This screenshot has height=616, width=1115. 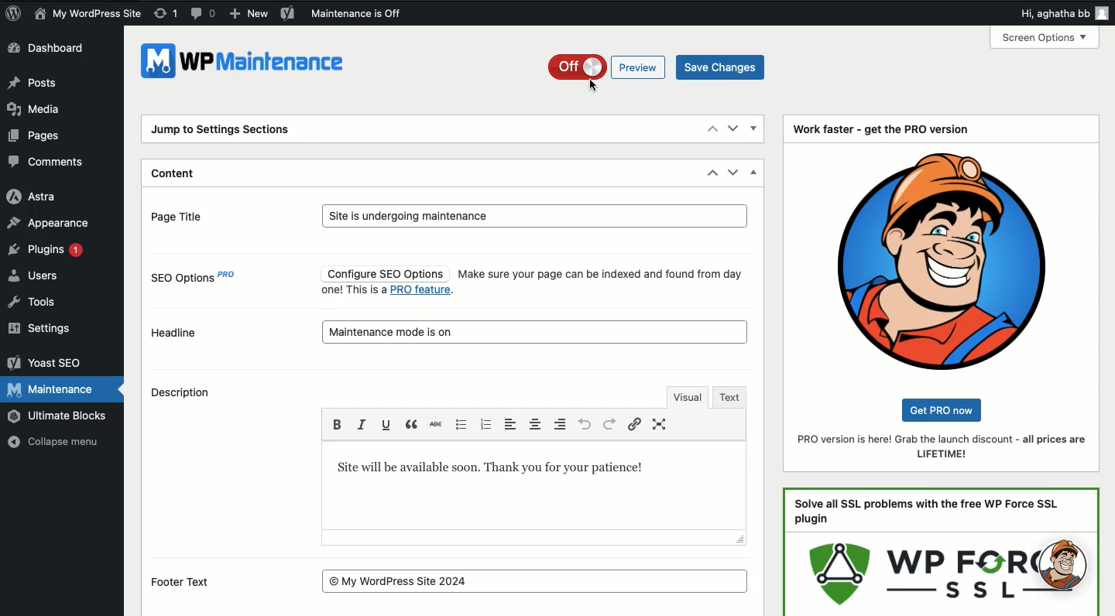 I want to click on Show, so click(x=755, y=129).